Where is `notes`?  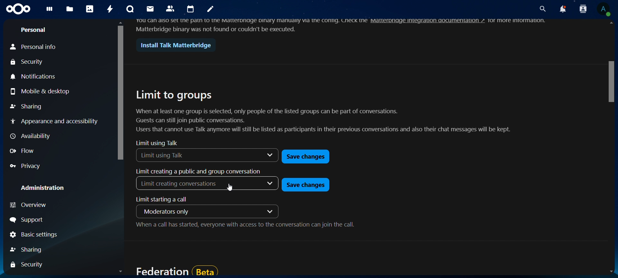
notes is located at coordinates (210, 10).